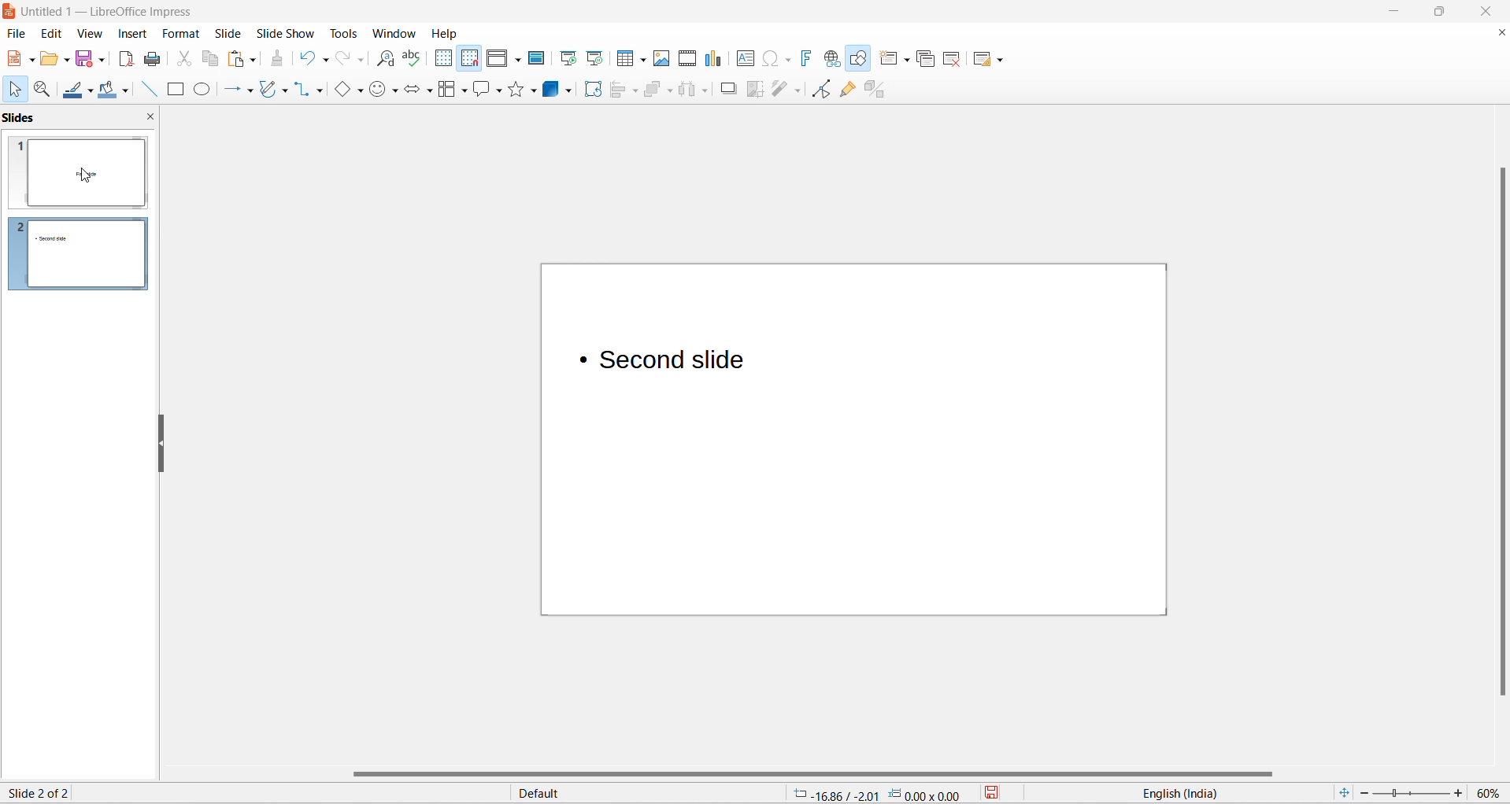 The width and height of the screenshot is (1510, 804). What do you see at coordinates (994, 792) in the screenshot?
I see `save` at bounding box center [994, 792].